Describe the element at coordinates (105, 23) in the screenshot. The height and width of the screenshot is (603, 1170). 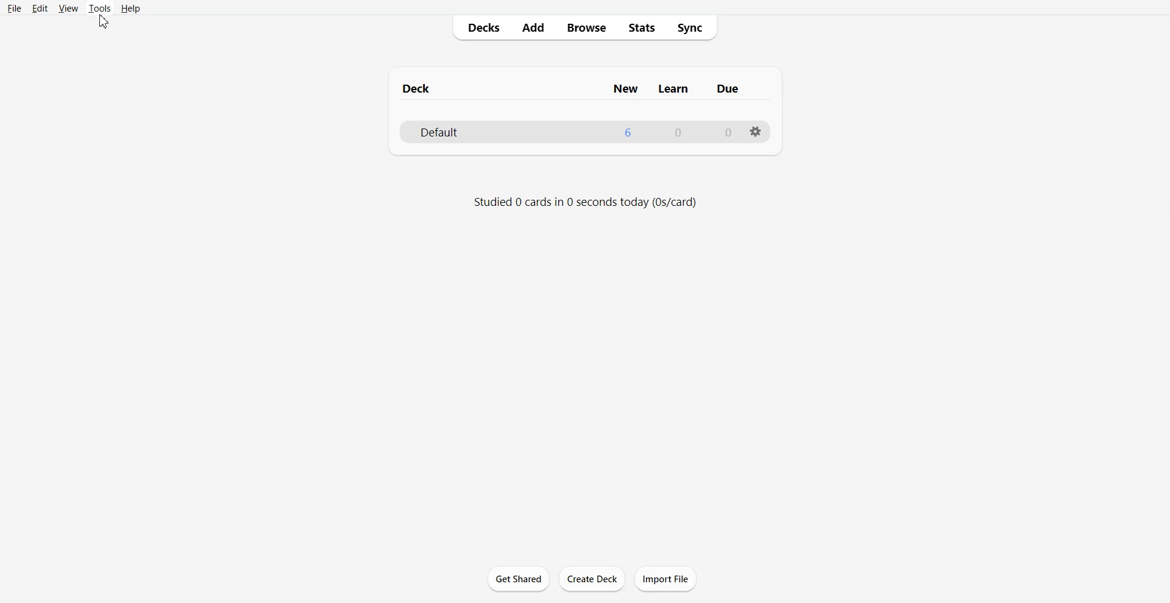
I see `cursor` at that location.